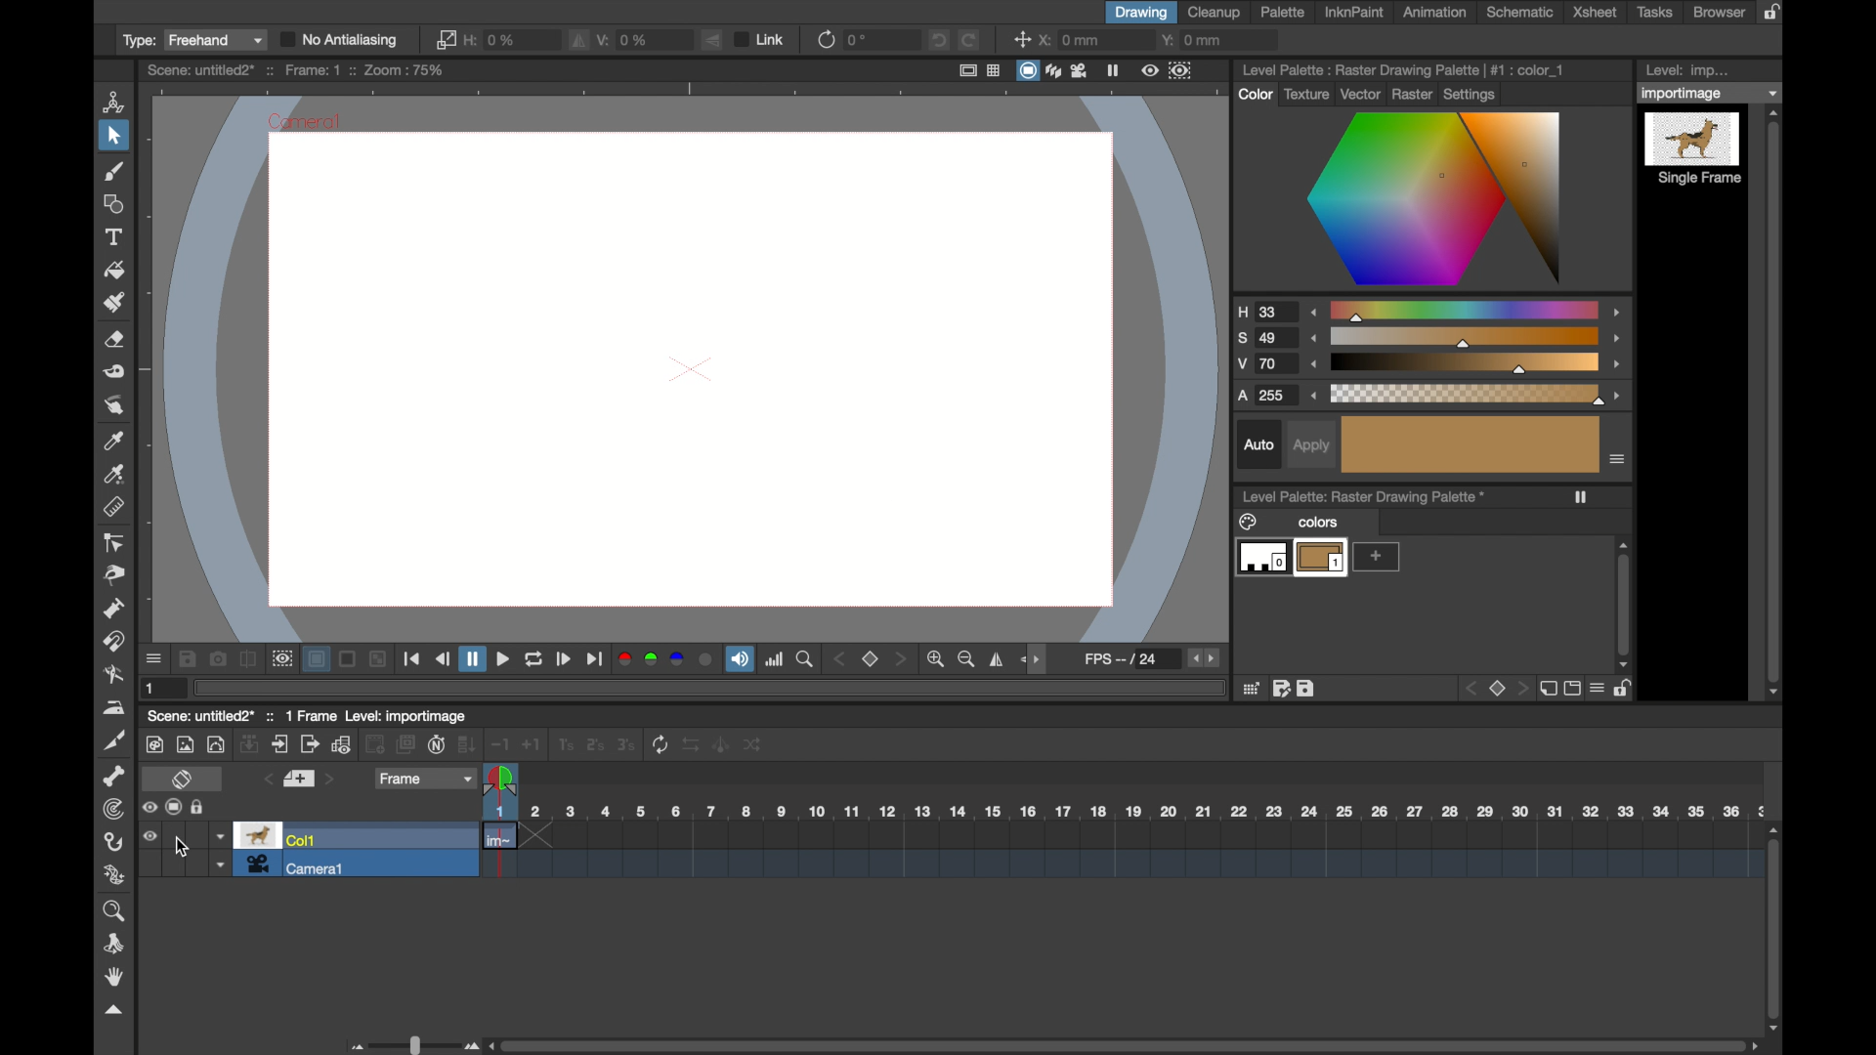 The width and height of the screenshot is (1876, 1055). I want to click on -1, so click(500, 744).